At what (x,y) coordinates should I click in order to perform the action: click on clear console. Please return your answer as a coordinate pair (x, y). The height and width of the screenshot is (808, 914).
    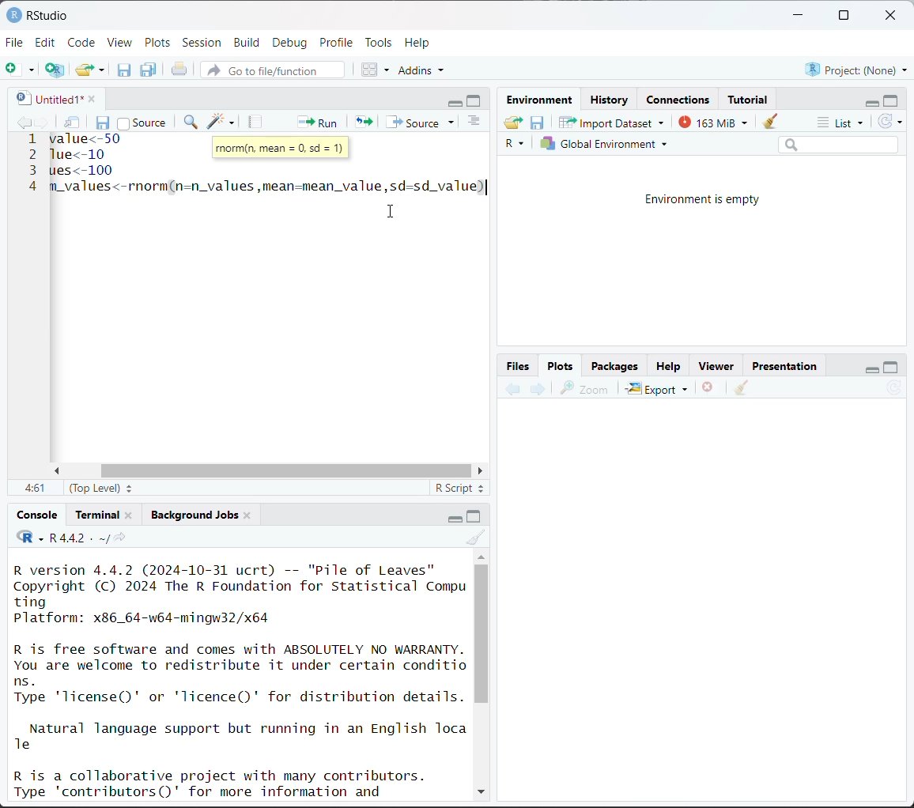
    Looking at the image, I should click on (478, 538).